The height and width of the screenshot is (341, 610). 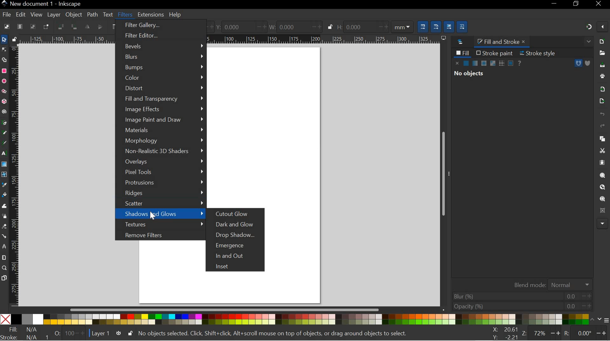 What do you see at coordinates (503, 42) in the screenshot?
I see `FILL AND STROKE` at bounding box center [503, 42].